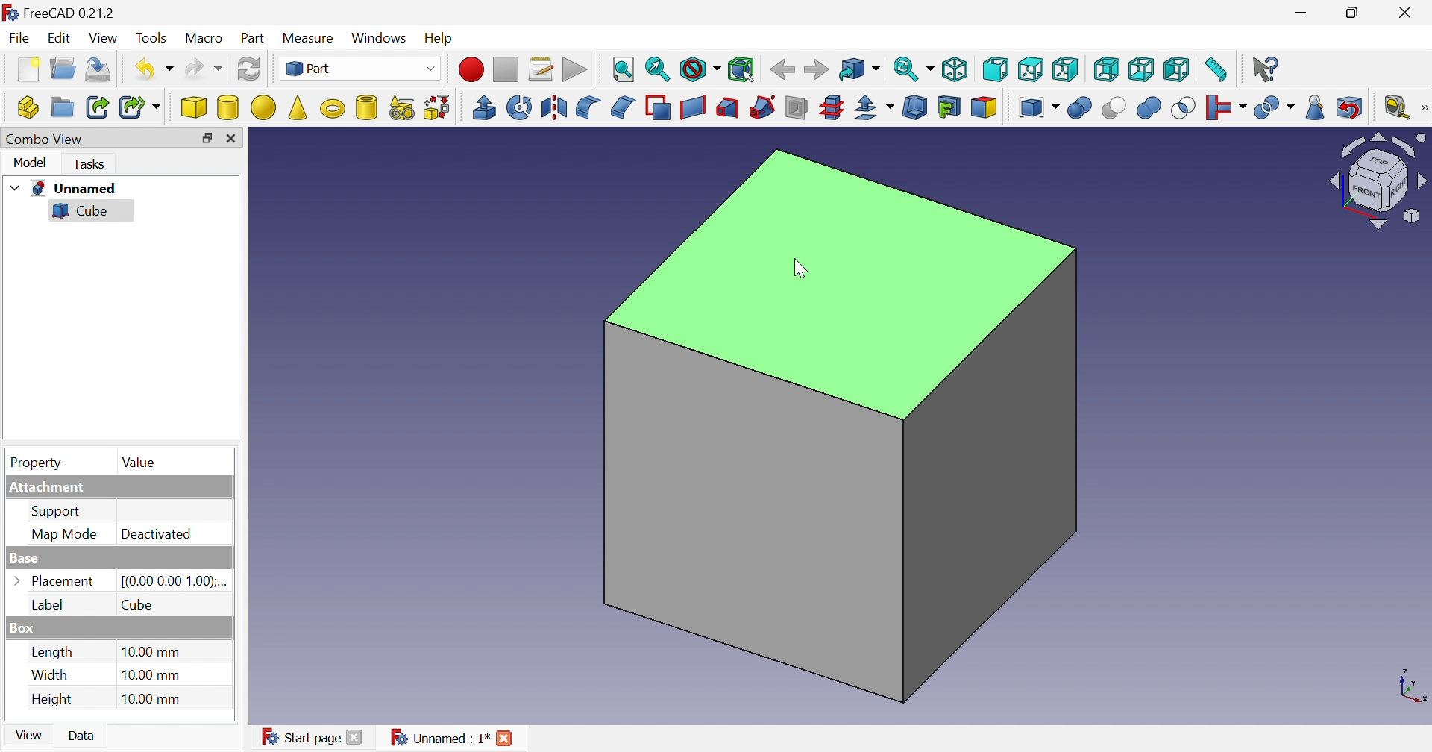  I want to click on Check geometry, so click(1316, 108).